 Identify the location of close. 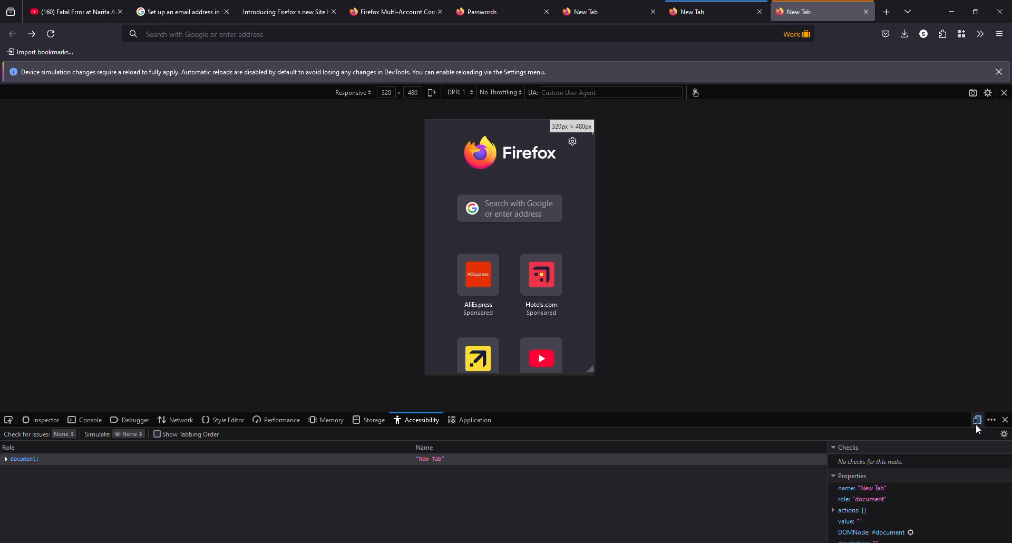
(1005, 419).